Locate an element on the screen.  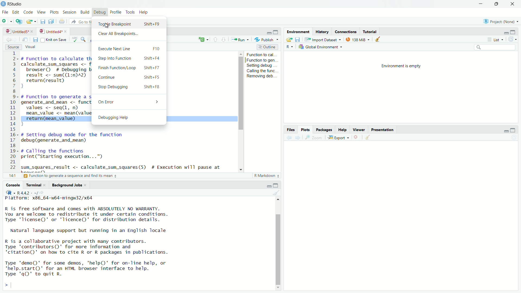
terminal is located at coordinates (32, 184).